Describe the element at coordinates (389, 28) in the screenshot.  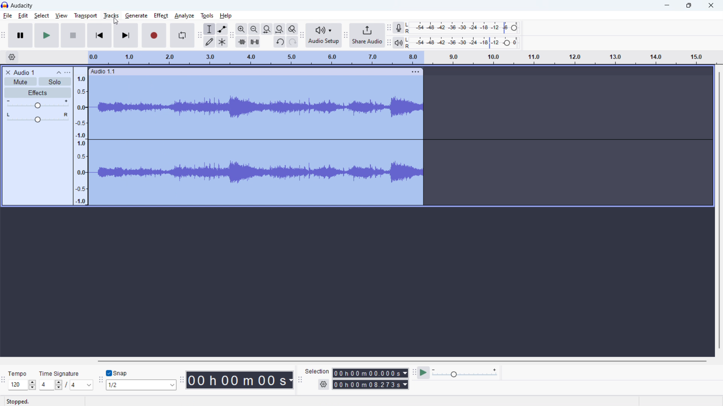
I see `recording meter toolbar` at that location.